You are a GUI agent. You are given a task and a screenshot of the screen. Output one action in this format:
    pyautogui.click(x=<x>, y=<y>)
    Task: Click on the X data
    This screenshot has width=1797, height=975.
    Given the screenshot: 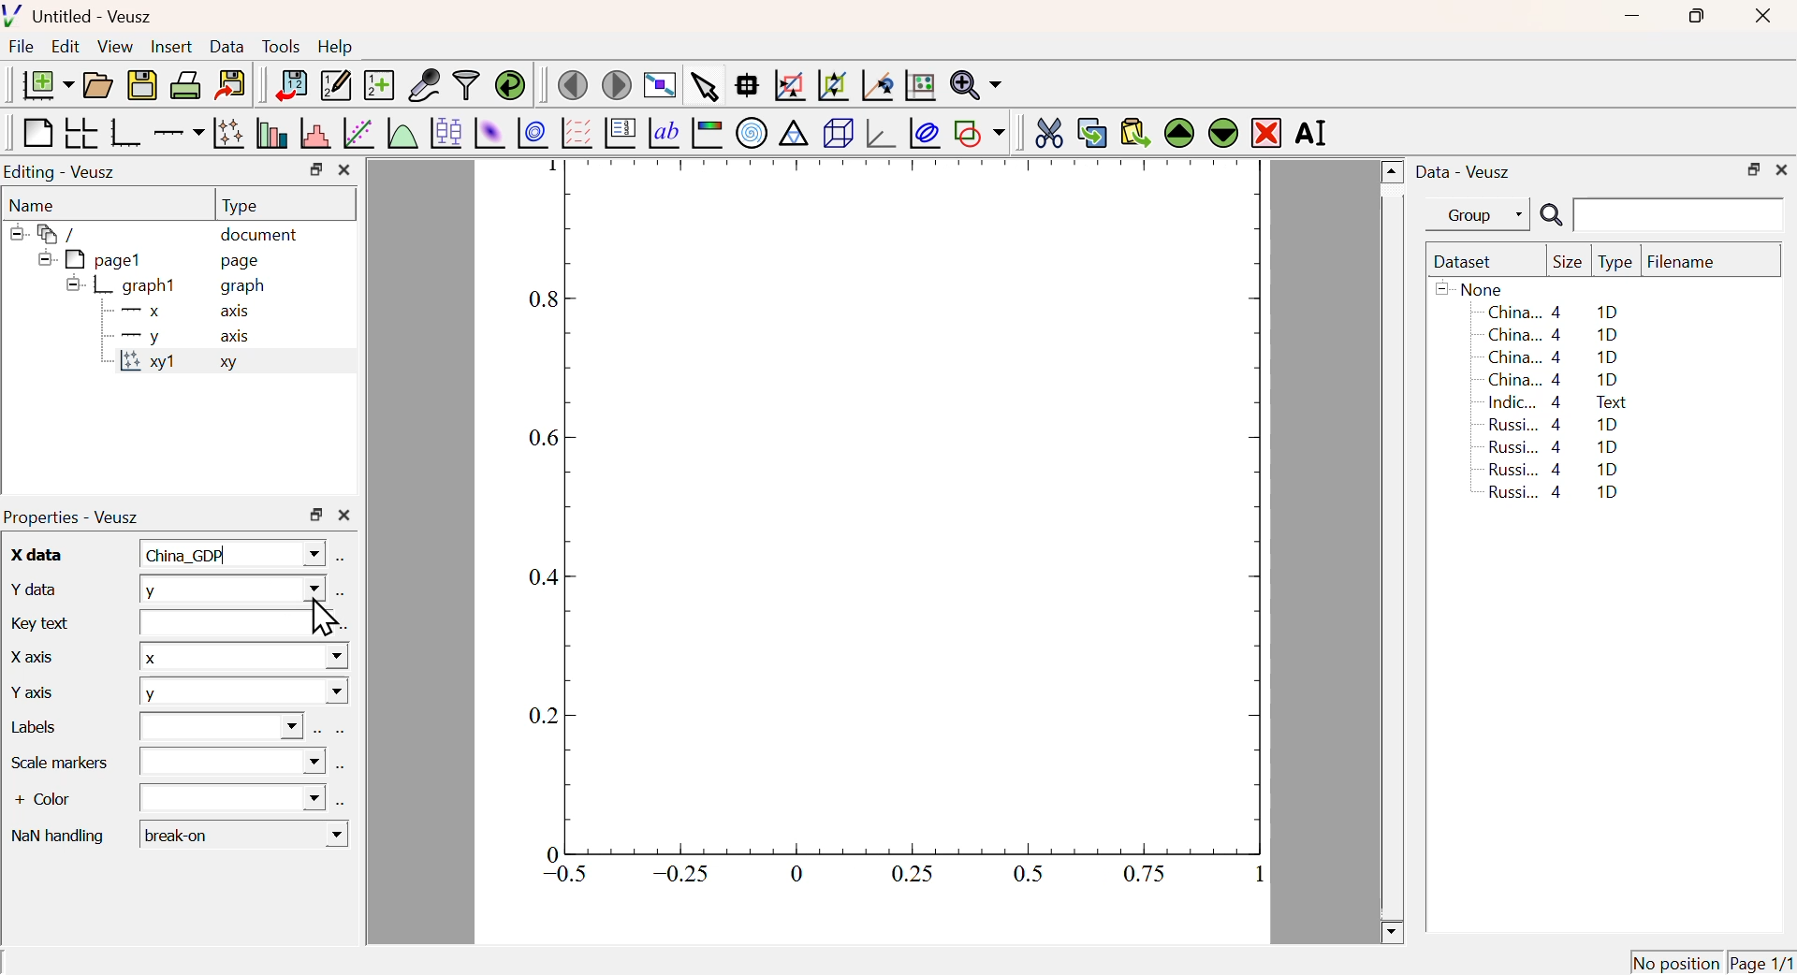 What is the action you would take?
    pyautogui.click(x=32, y=552)
    